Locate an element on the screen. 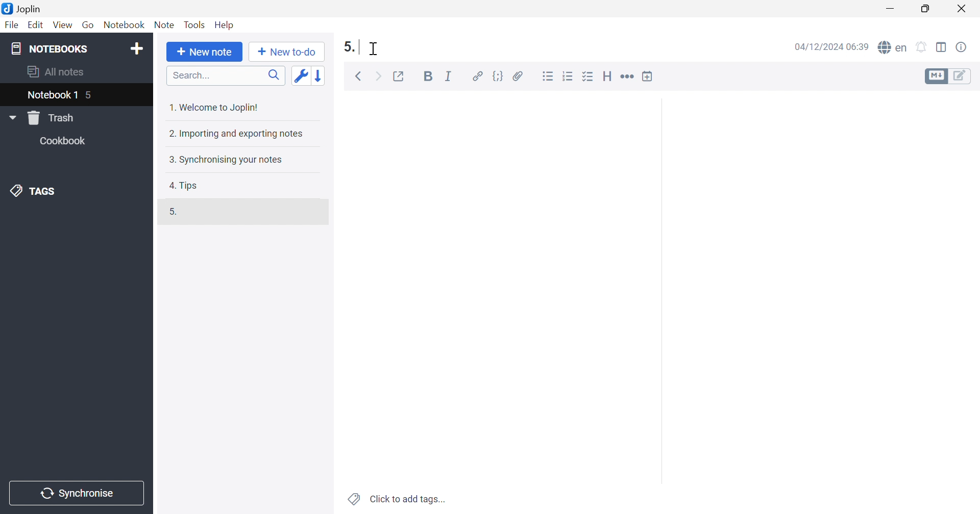 This screenshot has height=514, width=980. Forward is located at coordinates (379, 75).